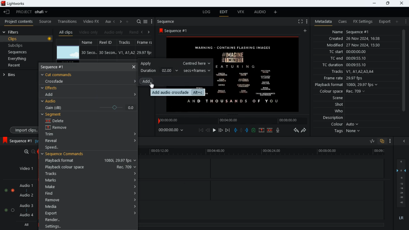 The image size is (409, 230). I want to click on scroll, so click(403, 74).